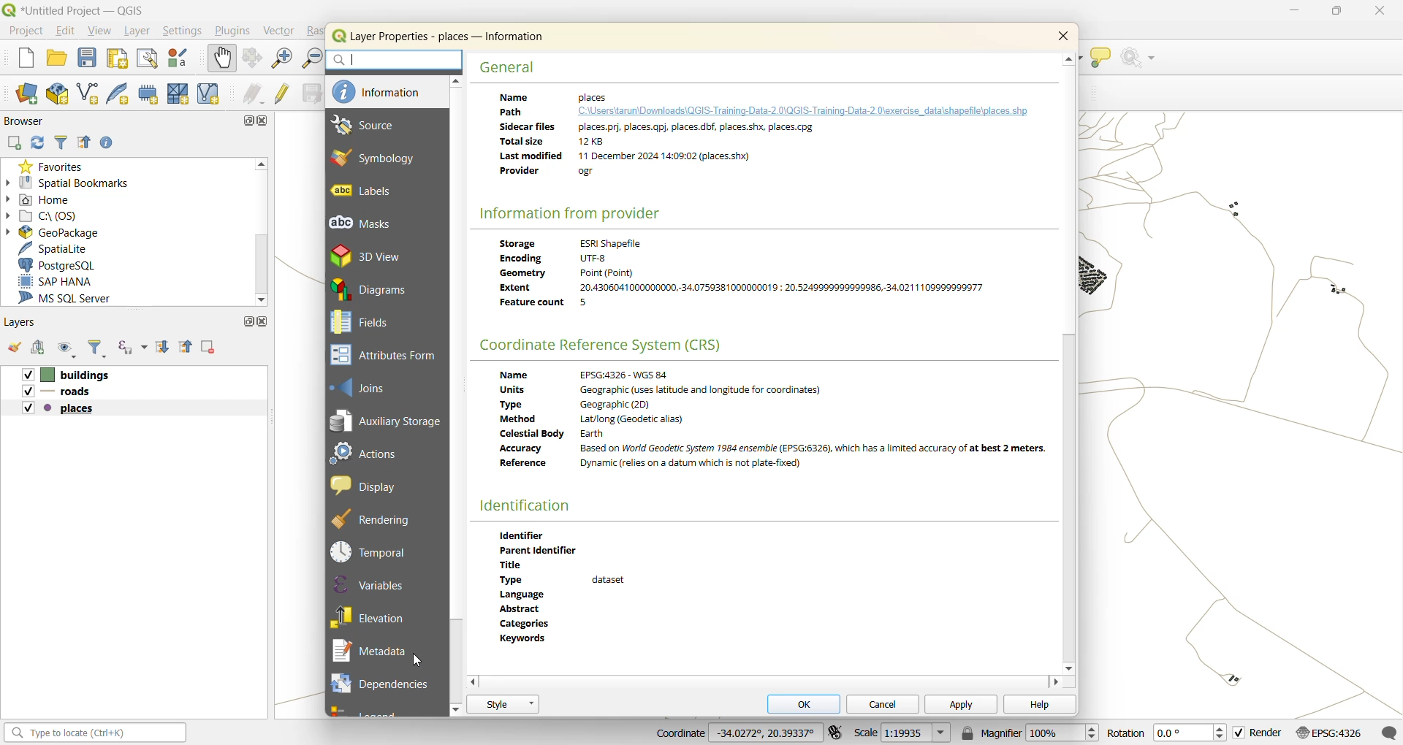 This screenshot has height=745, width=1403. I want to click on close, so click(1377, 15).